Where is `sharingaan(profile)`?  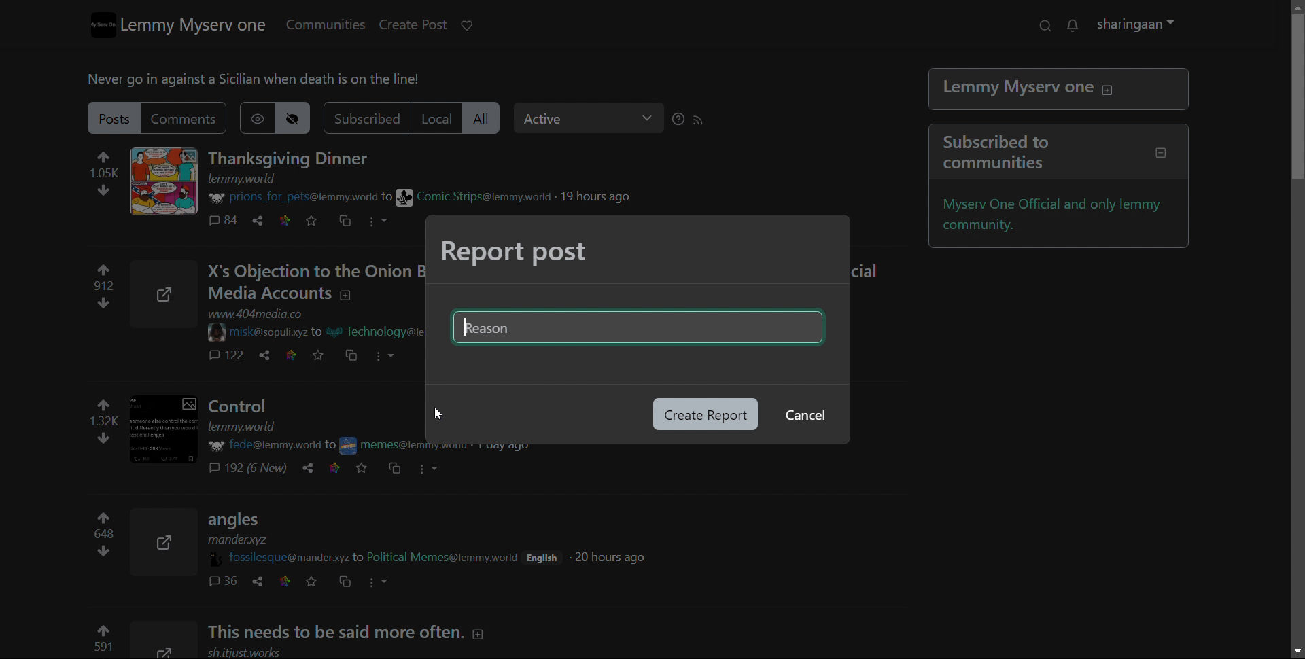
sharingaan(profile) is located at coordinates (1144, 25).